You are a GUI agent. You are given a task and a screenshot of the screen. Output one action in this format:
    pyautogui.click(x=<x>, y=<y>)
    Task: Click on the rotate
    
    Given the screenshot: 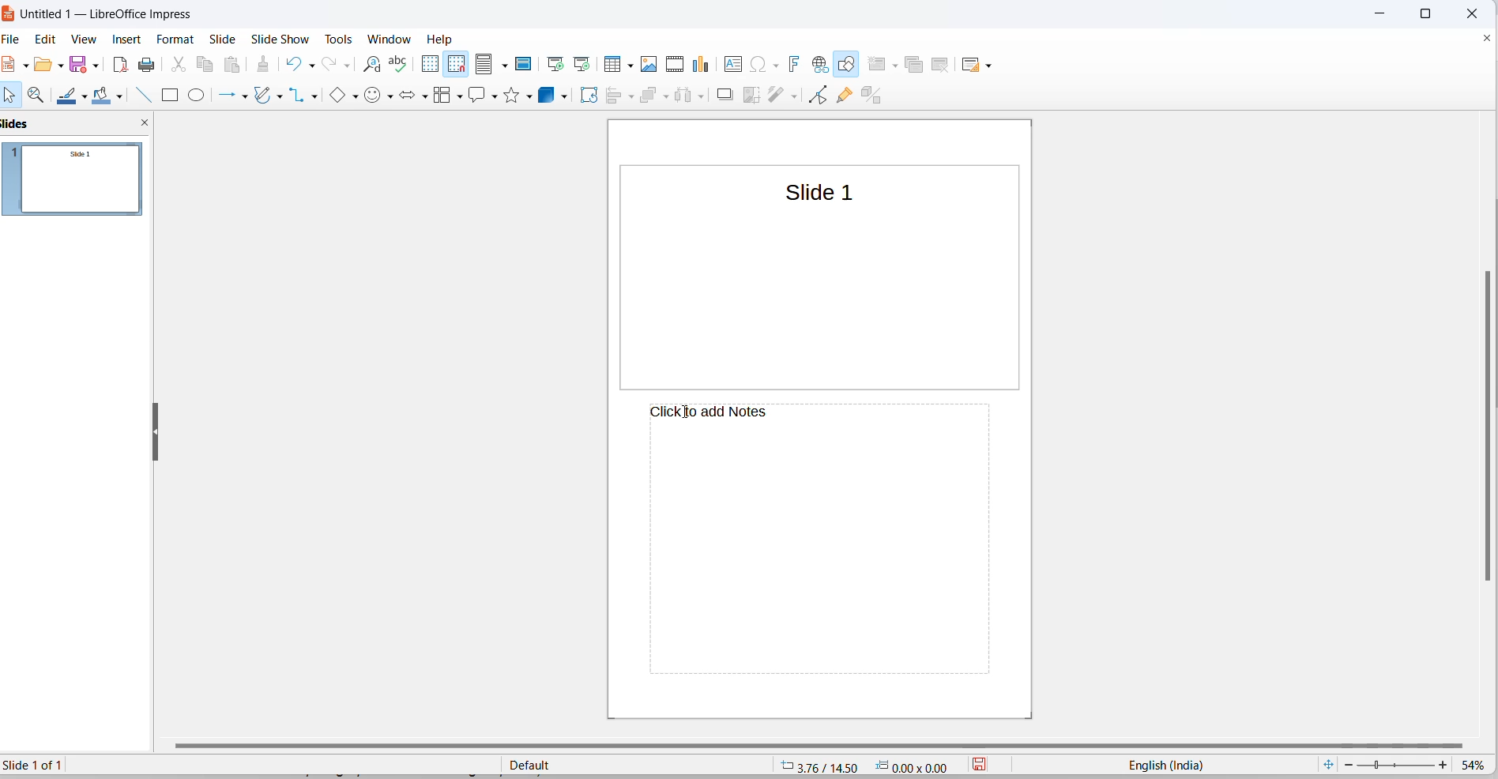 What is the action you would take?
    pyautogui.click(x=593, y=95)
    